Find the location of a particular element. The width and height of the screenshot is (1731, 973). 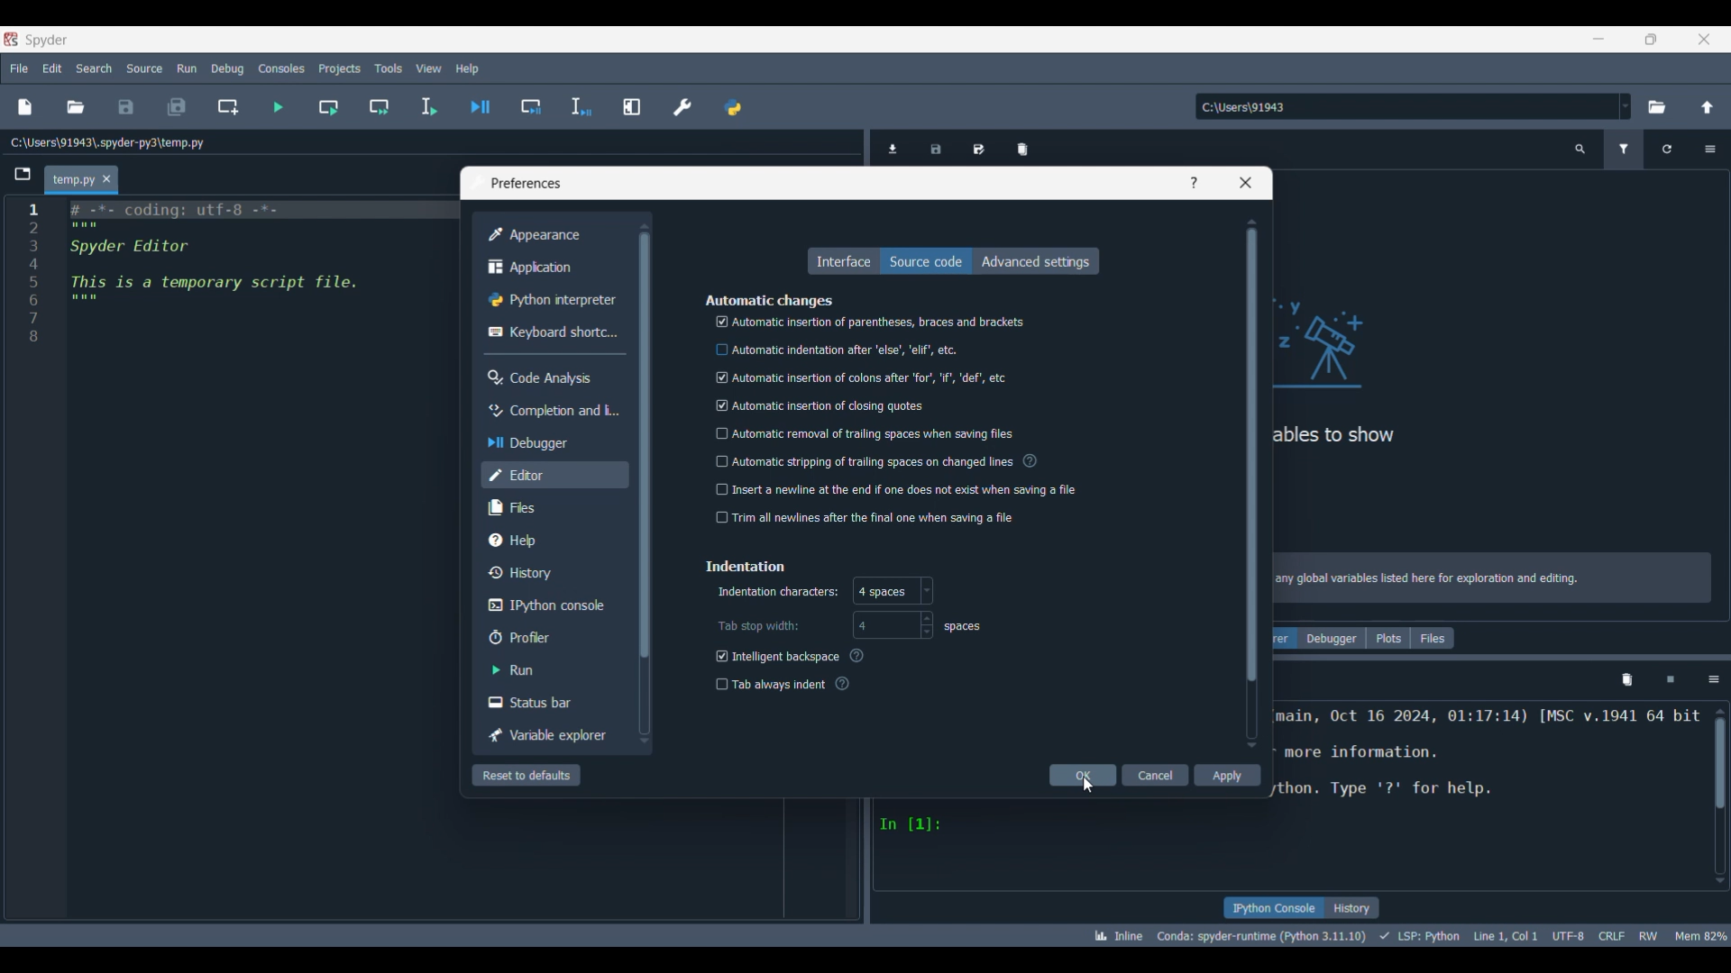

Interrupt kernel is located at coordinates (1671, 680).